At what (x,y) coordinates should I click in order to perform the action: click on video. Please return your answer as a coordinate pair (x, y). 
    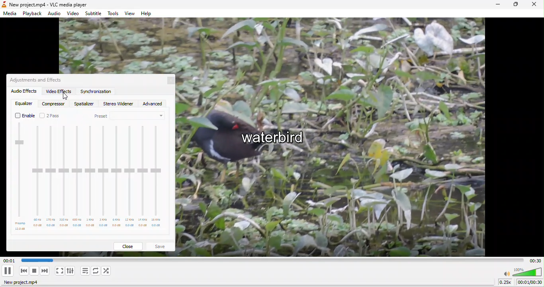
    Looking at the image, I should click on (72, 14).